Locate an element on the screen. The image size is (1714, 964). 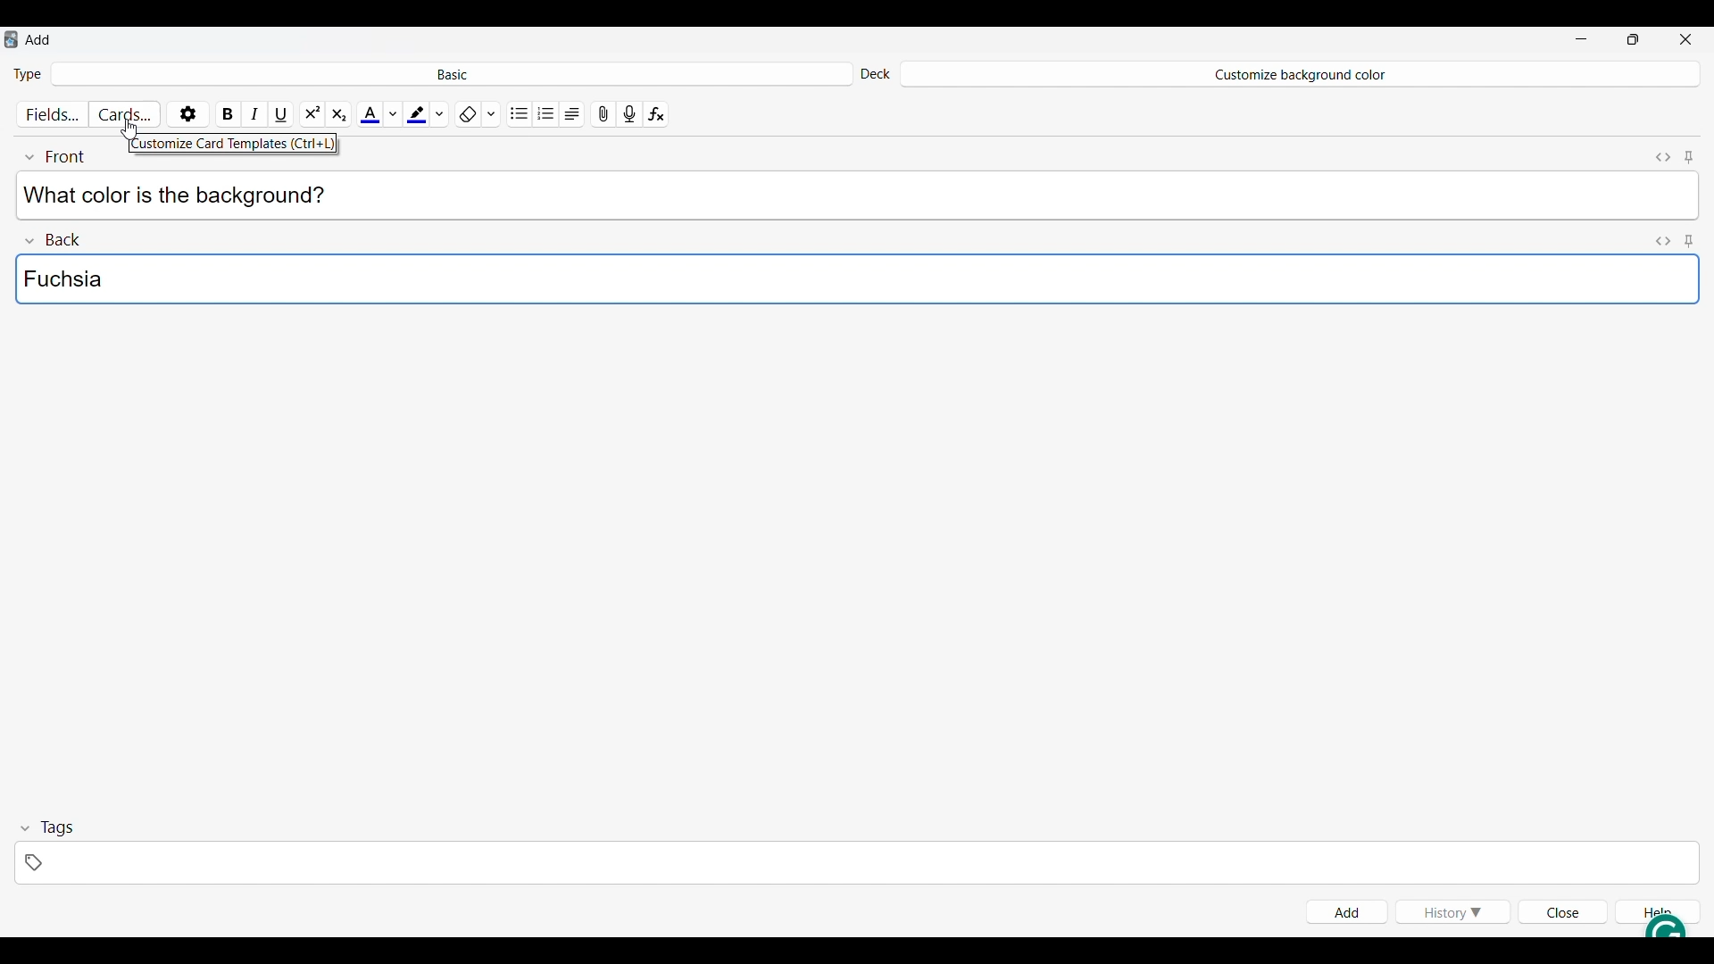
Indicates Deck settings is located at coordinates (875, 74).